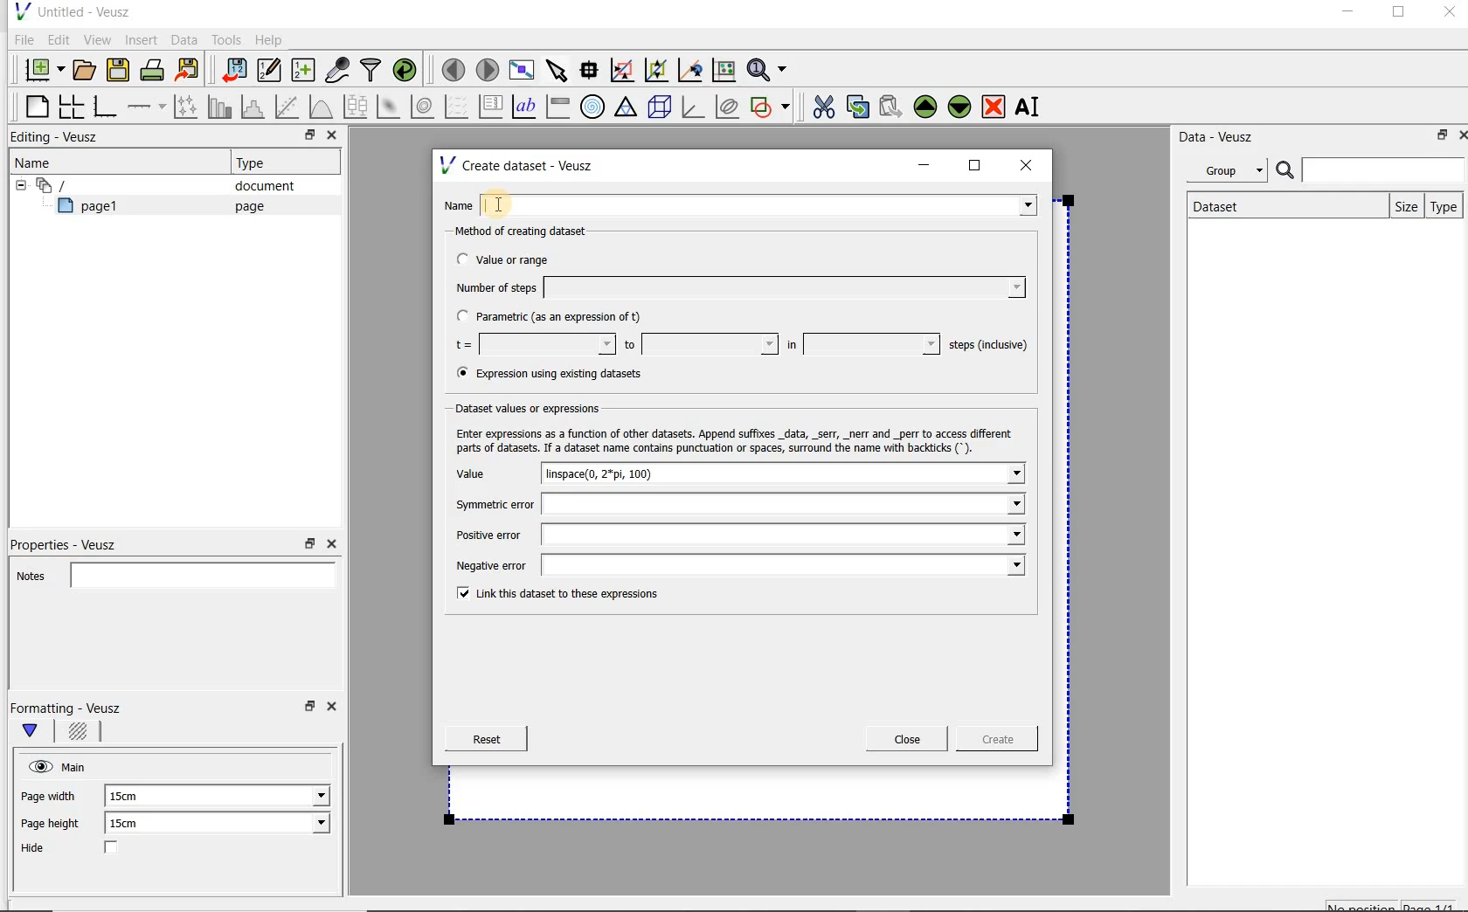 Image resolution: width=1468 pixels, height=912 pixels. I want to click on image color bar, so click(557, 107).